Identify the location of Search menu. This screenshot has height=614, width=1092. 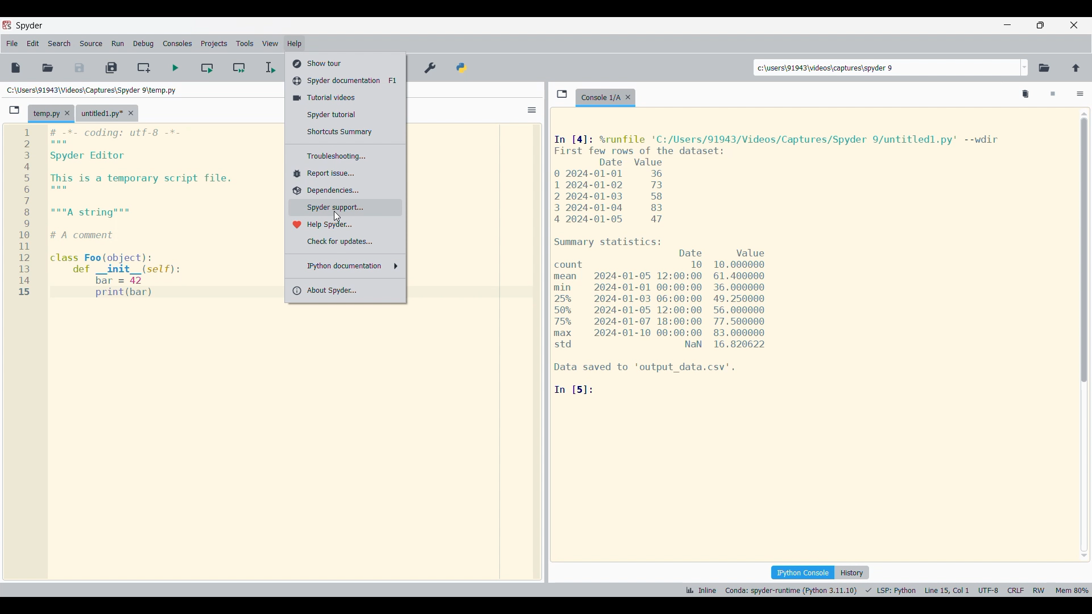
(59, 44).